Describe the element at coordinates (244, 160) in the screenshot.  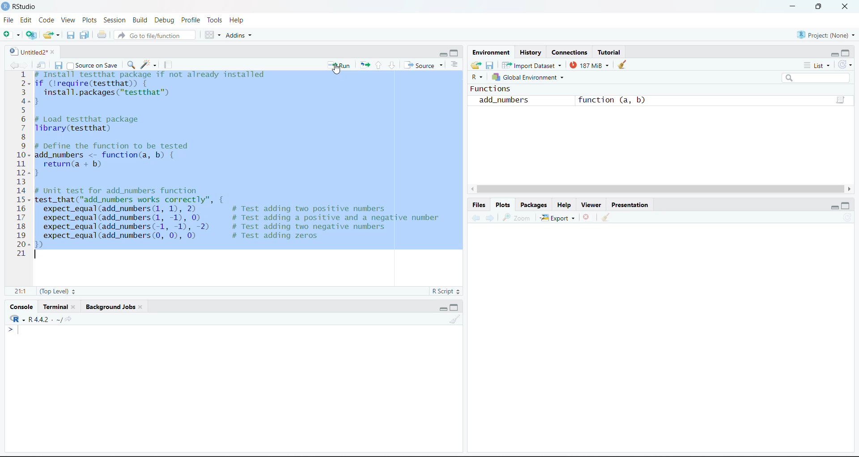
I see `# Install testthat package if not already installedif (!require(testthat)) {install.packages ("testthat™)}# Load testthat packageTibrary(testthat)# Define the function to be testedadd_numbers <- function(a, b) {return(a + b)}# Unit test for add_numbers functiontest_that("add_numbers works correctly”, {expect_equal(add_numbers (1, 1), 2) # Test adding two positive numbersexpect_equal(add_numbers (1, -1), 0) # Test adding a positive and a negative numberexpect_equal(add_numbers(-1, -1), -2) # Test adding two negative numbersexpect_equal(add_numbers (0, 0), 0) # Test adding zeros})` at that location.